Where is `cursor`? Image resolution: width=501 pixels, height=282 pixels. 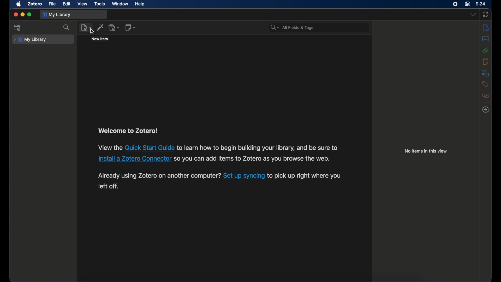 cursor is located at coordinates (92, 32).